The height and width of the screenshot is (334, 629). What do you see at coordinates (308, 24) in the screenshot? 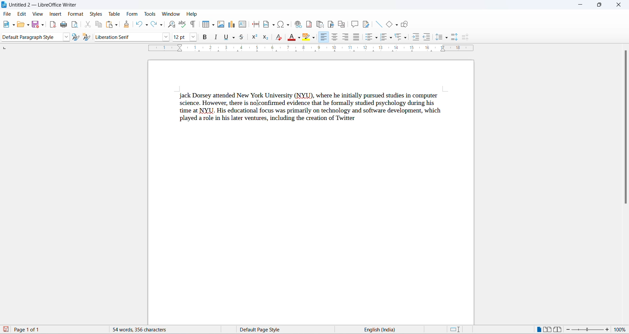
I see `insert footnote` at bounding box center [308, 24].